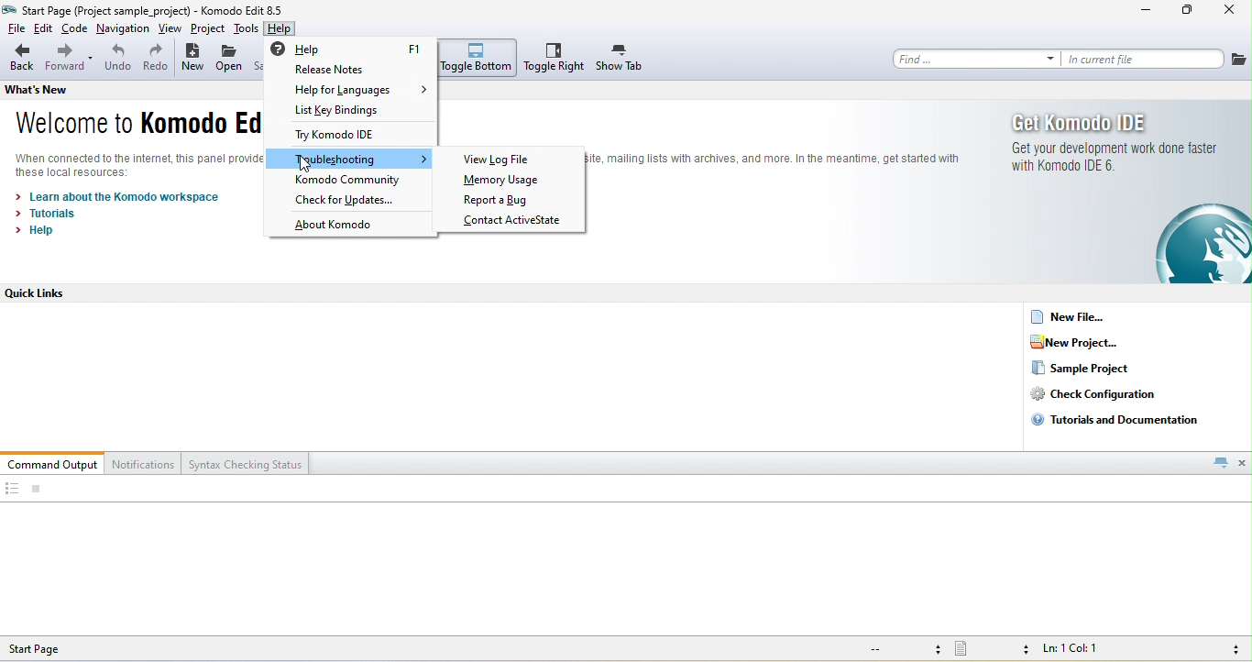  I want to click on in current file, so click(1144, 59).